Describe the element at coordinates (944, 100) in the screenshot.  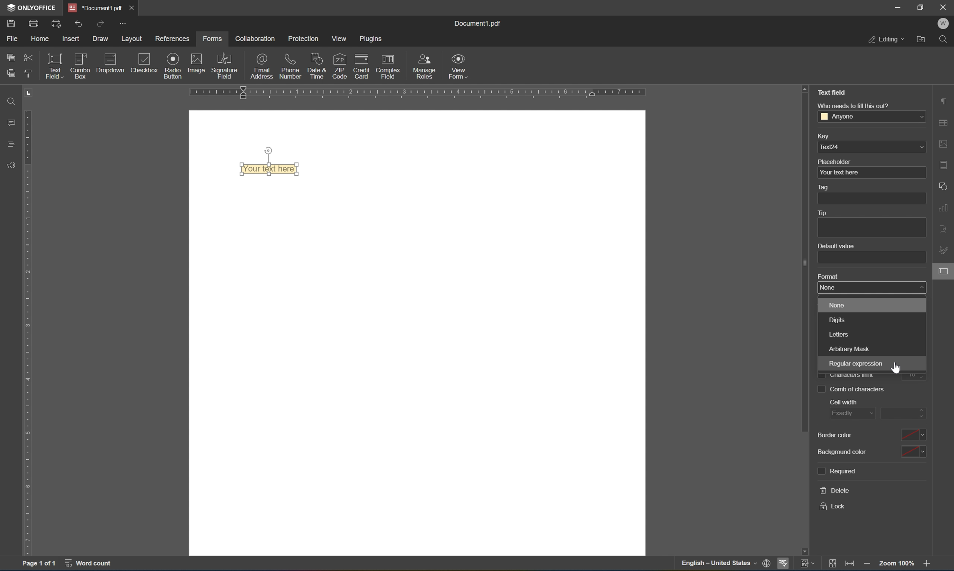
I see `paragraph settings` at that location.